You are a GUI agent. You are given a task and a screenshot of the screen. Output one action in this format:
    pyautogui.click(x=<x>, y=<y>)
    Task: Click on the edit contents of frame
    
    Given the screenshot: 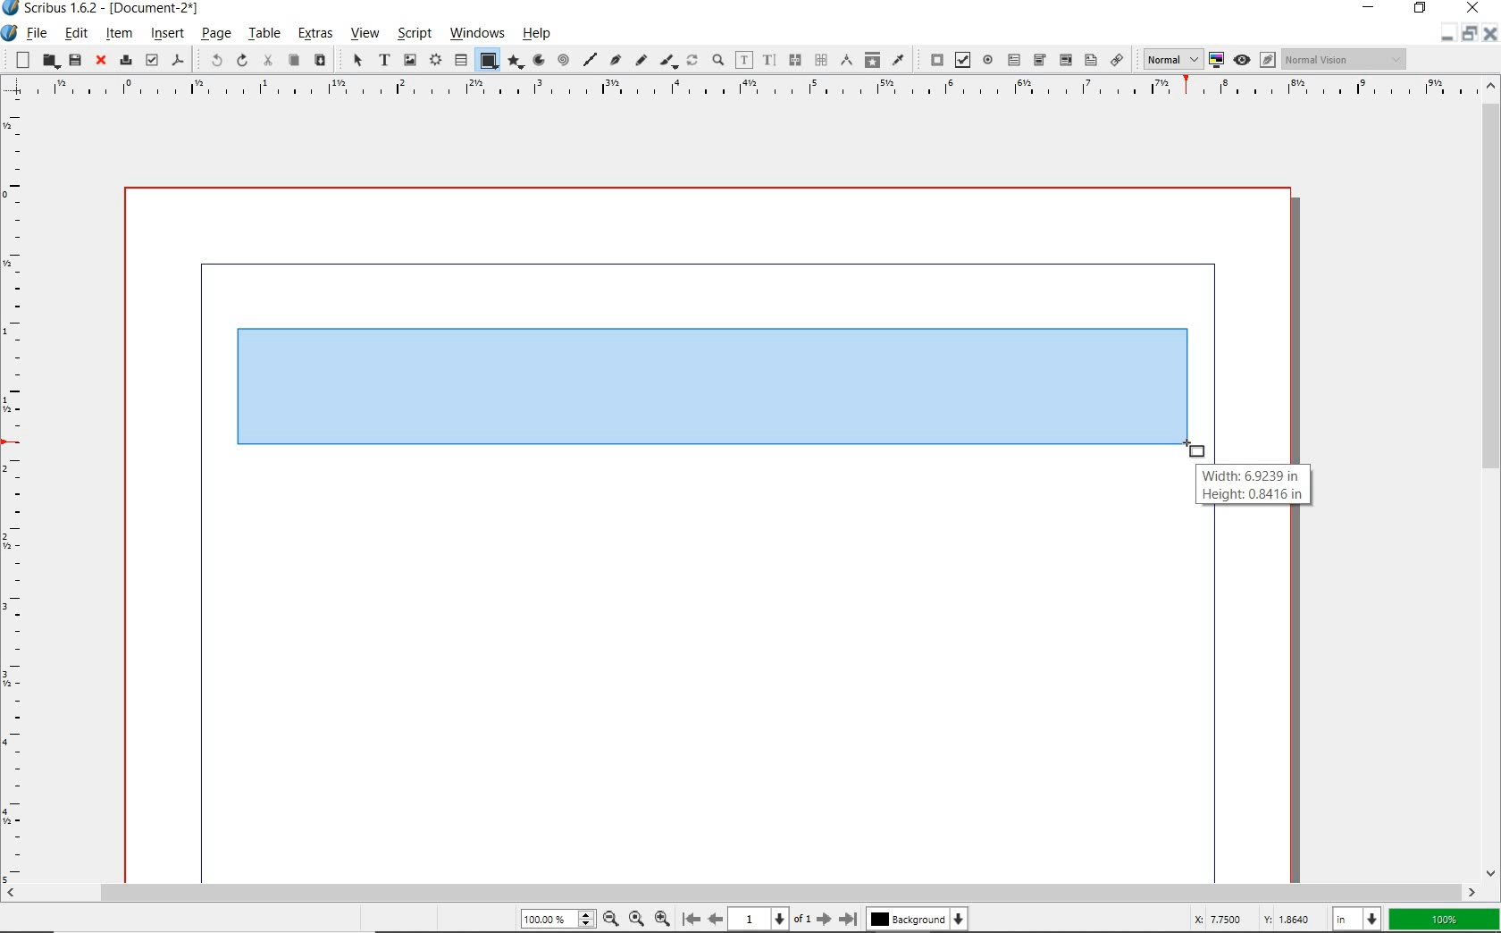 What is the action you would take?
    pyautogui.click(x=743, y=60)
    